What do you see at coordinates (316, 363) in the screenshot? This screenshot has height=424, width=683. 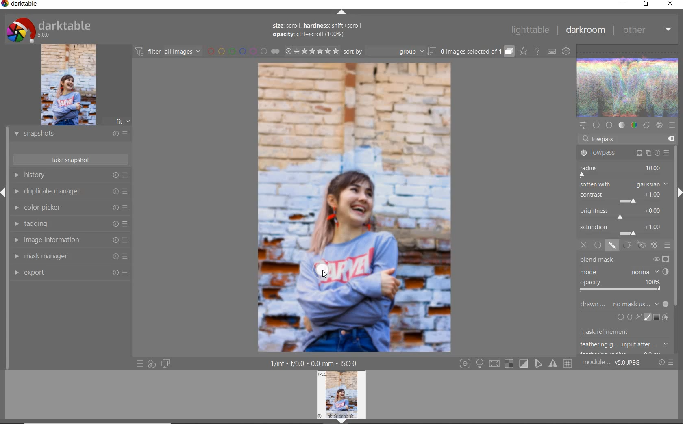 I see `1/inf*f/0.0 mm*ISO 0` at bounding box center [316, 363].